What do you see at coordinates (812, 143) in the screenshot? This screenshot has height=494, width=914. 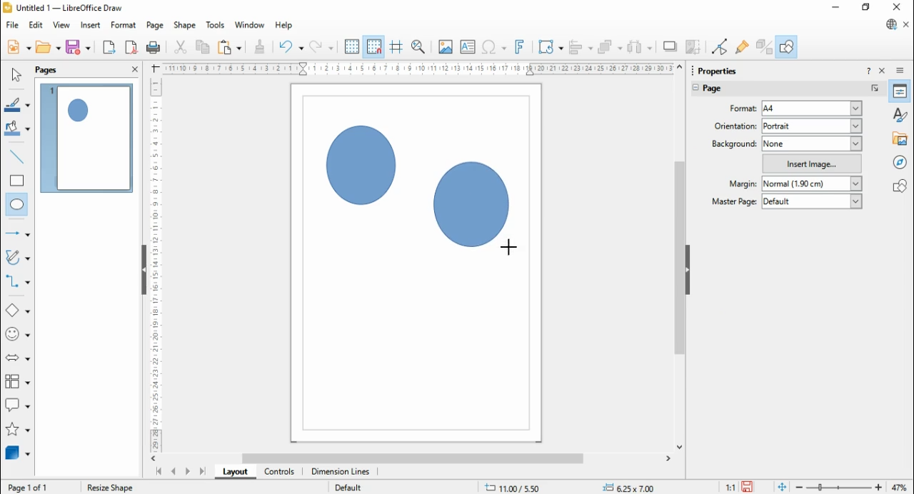 I see `none` at bounding box center [812, 143].